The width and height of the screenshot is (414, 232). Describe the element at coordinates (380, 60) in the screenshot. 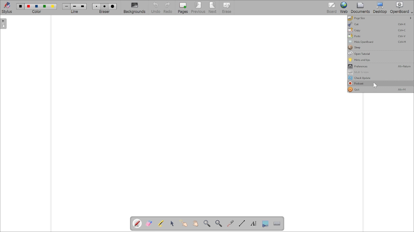

I see `Hints and tips` at that location.